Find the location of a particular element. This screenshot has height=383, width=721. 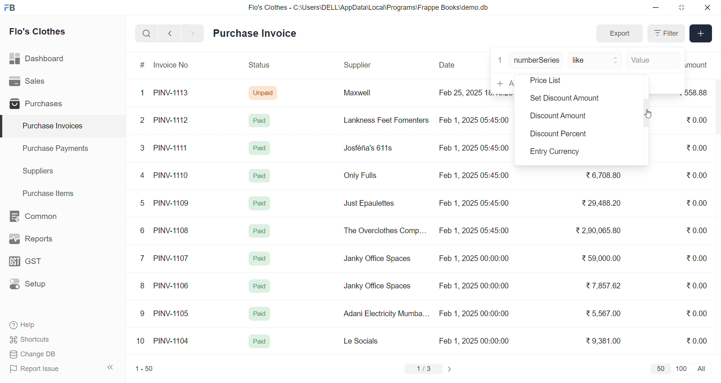

close is located at coordinates (707, 8).